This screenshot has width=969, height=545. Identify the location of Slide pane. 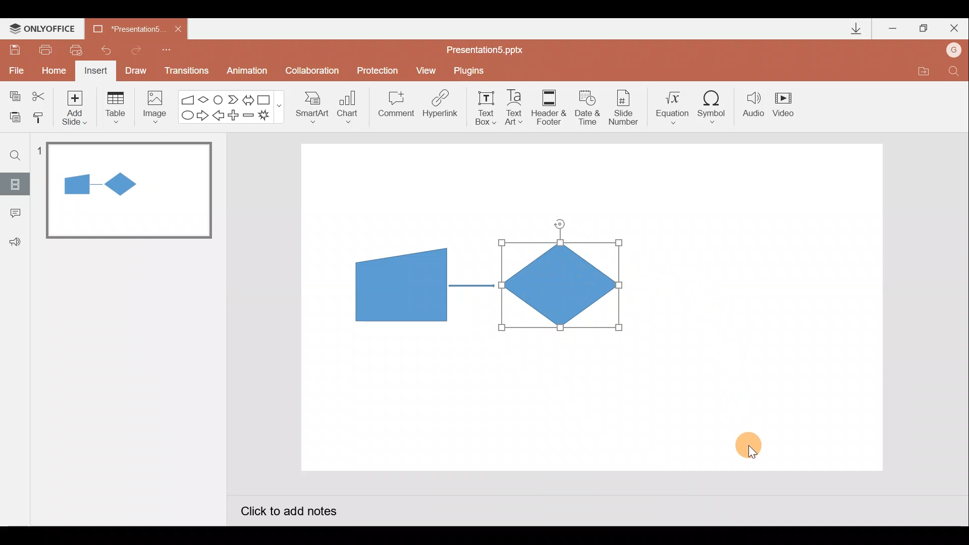
(131, 292).